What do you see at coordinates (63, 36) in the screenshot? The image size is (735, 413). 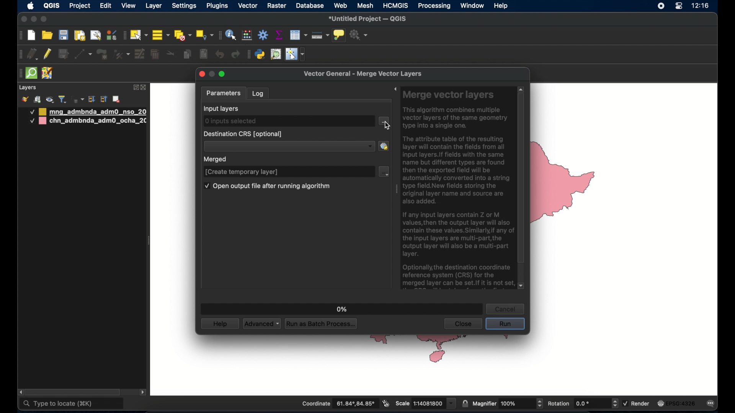 I see `save project` at bounding box center [63, 36].